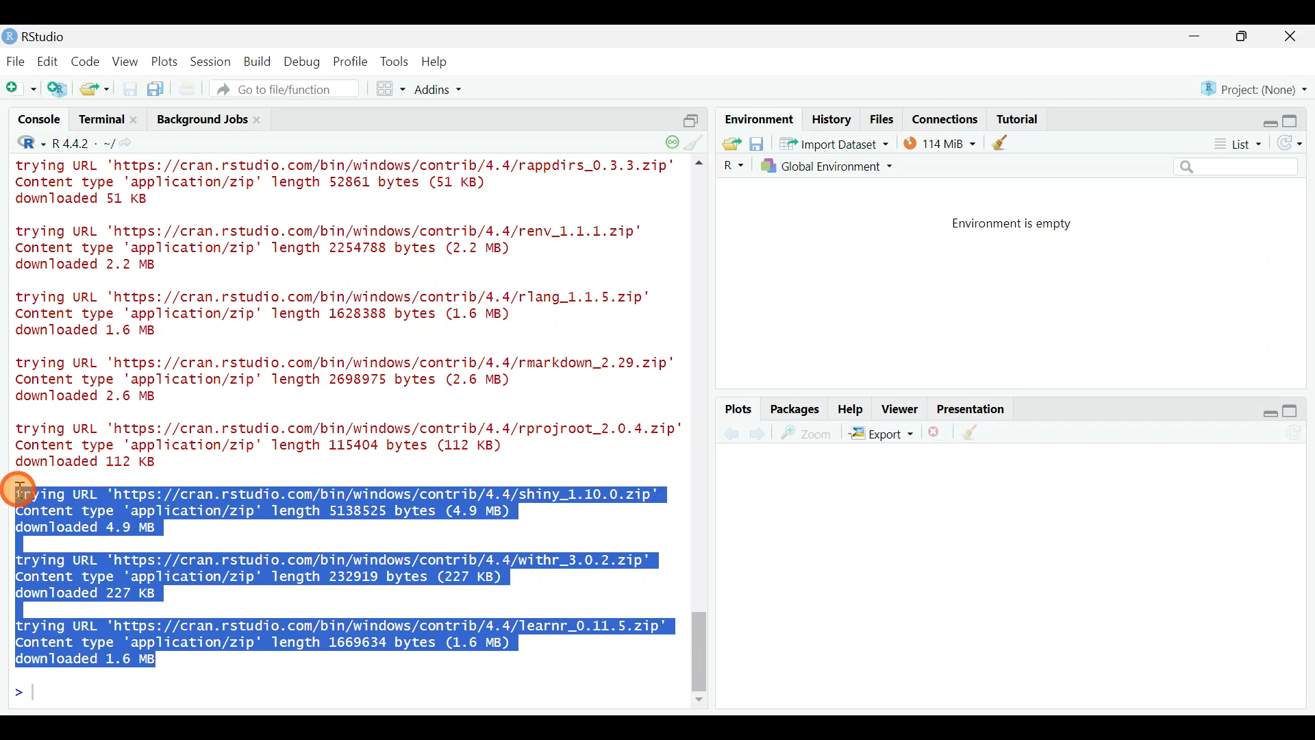  I want to click on scroll bar, so click(701, 433).